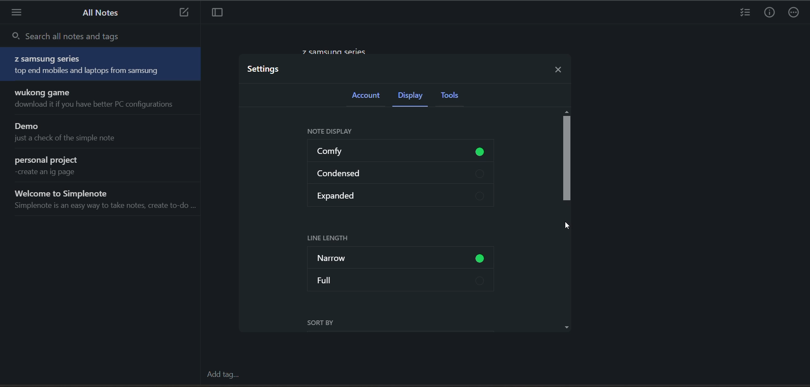 This screenshot has height=387, width=810. What do you see at coordinates (216, 13) in the screenshot?
I see `toggle focus mode` at bounding box center [216, 13].